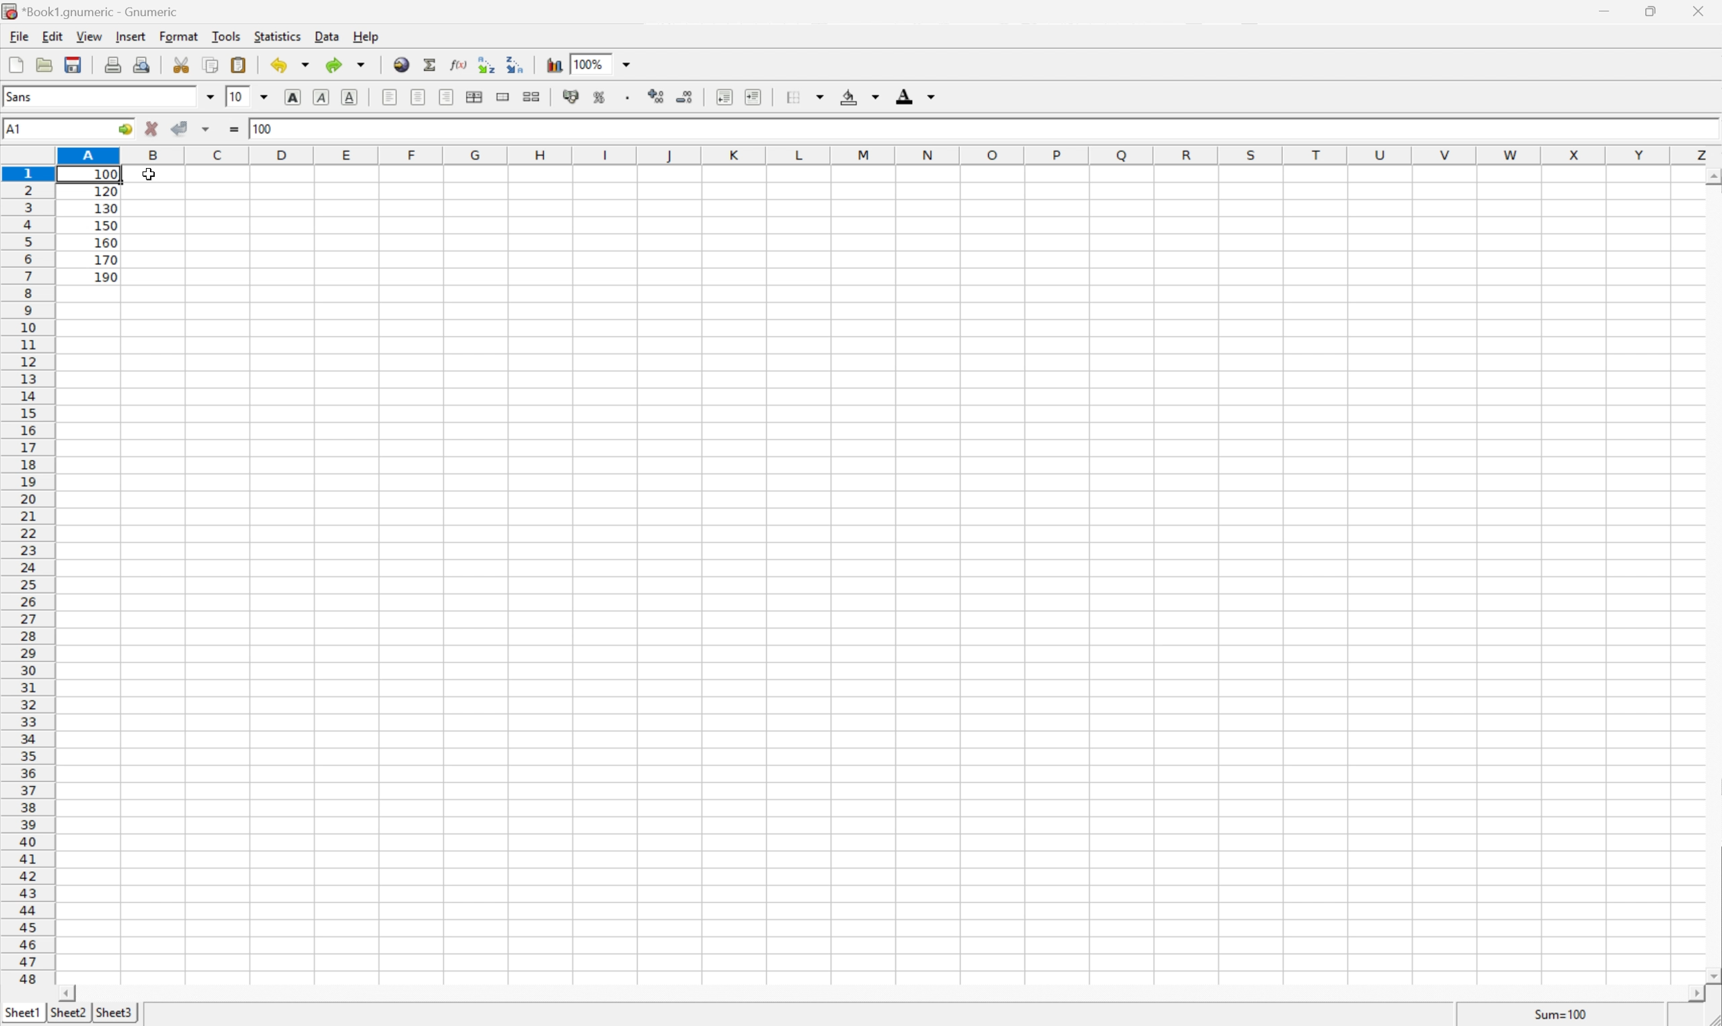  Describe the element at coordinates (1561, 1013) in the screenshot. I see `Sum=100` at that location.